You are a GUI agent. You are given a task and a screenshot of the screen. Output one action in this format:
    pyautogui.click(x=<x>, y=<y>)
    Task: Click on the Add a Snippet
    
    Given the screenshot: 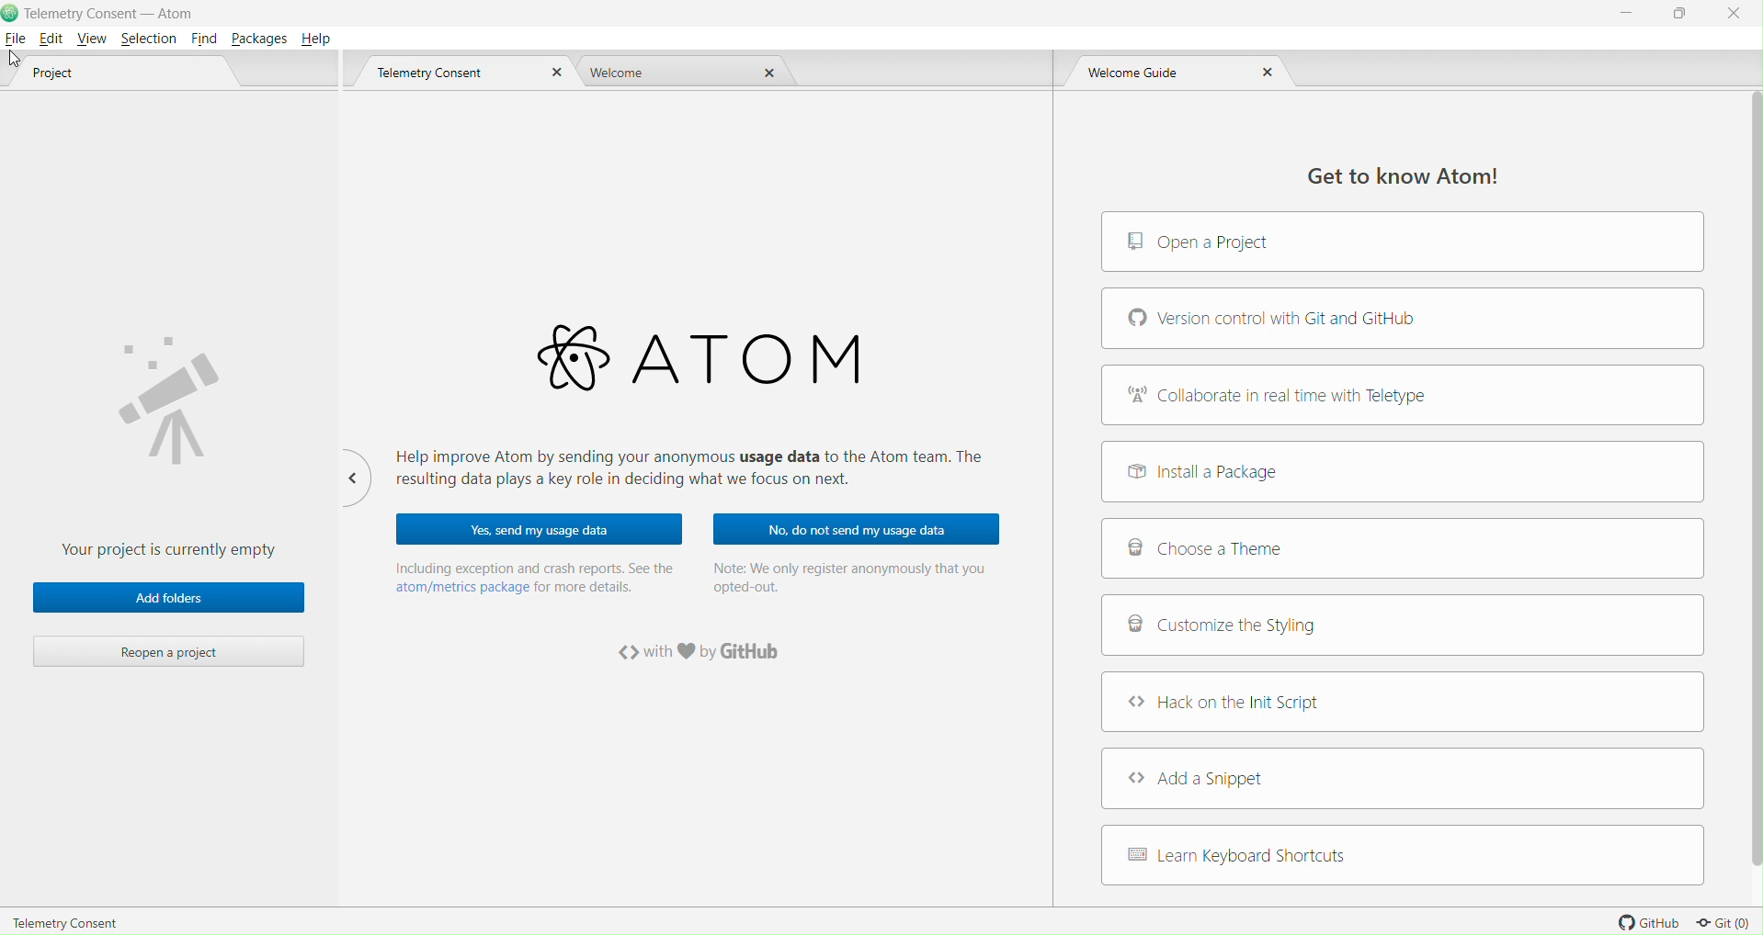 What is the action you would take?
    pyautogui.click(x=1404, y=777)
    